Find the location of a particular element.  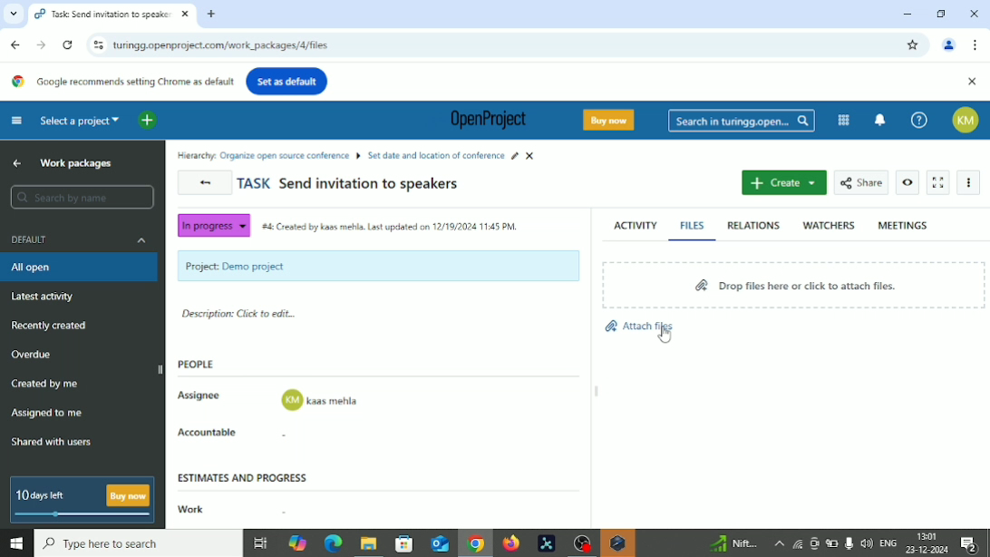

Watch work package is located at coordinates (908, 182).